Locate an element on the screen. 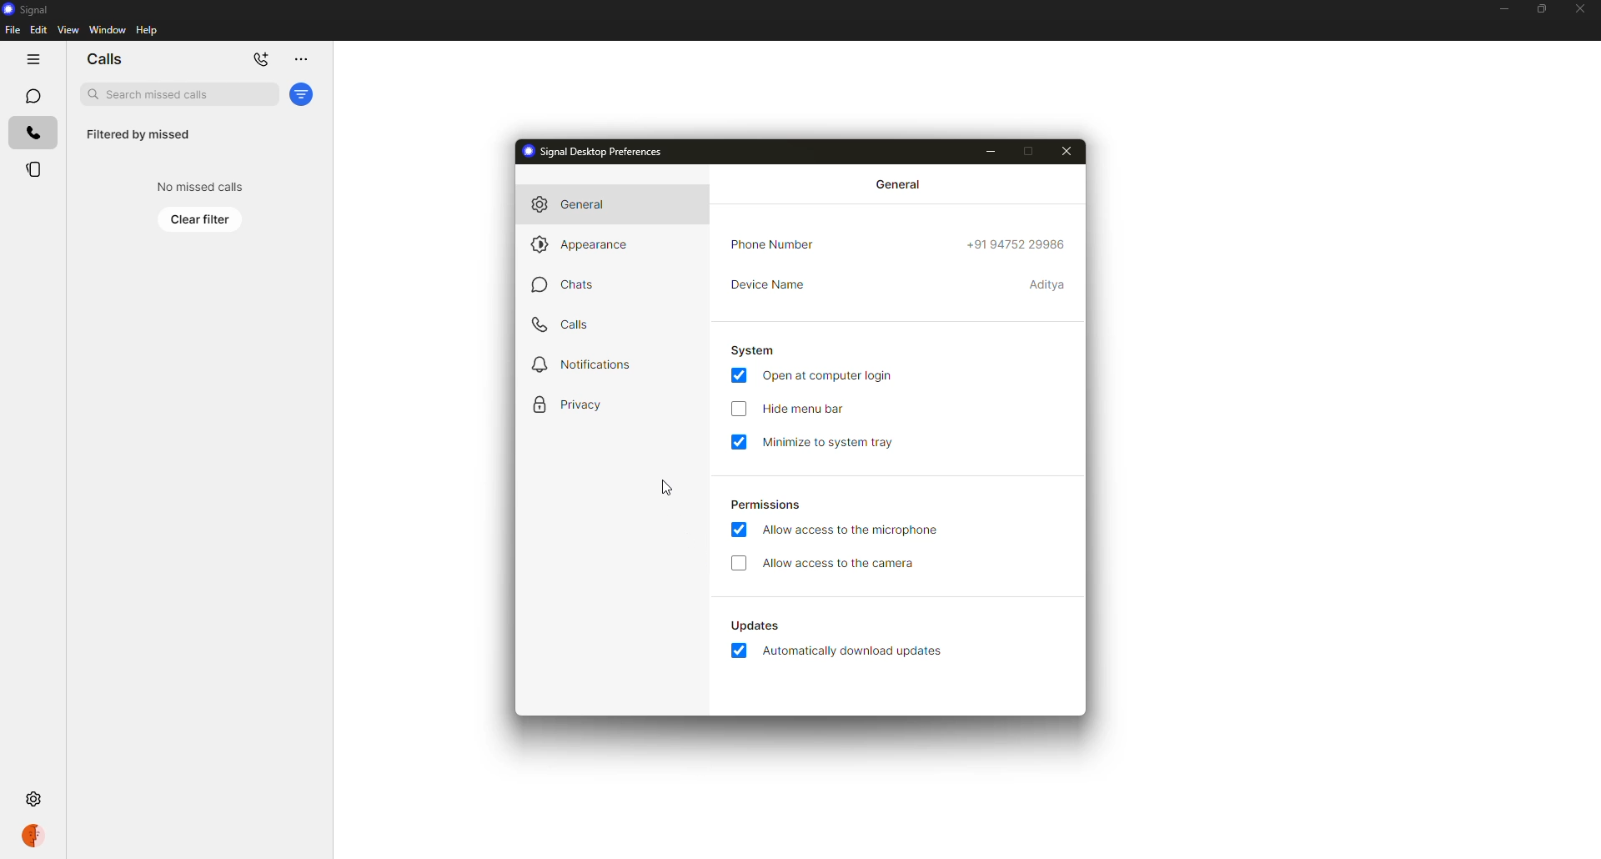 This screenshot has width=1601, height=859. general is located at coordinates (579, 205).